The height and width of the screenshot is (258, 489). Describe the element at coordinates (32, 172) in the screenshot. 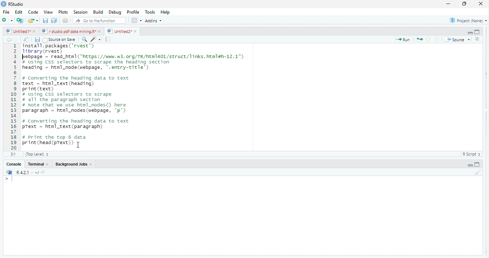

I see ` R421: ~/` at that location.